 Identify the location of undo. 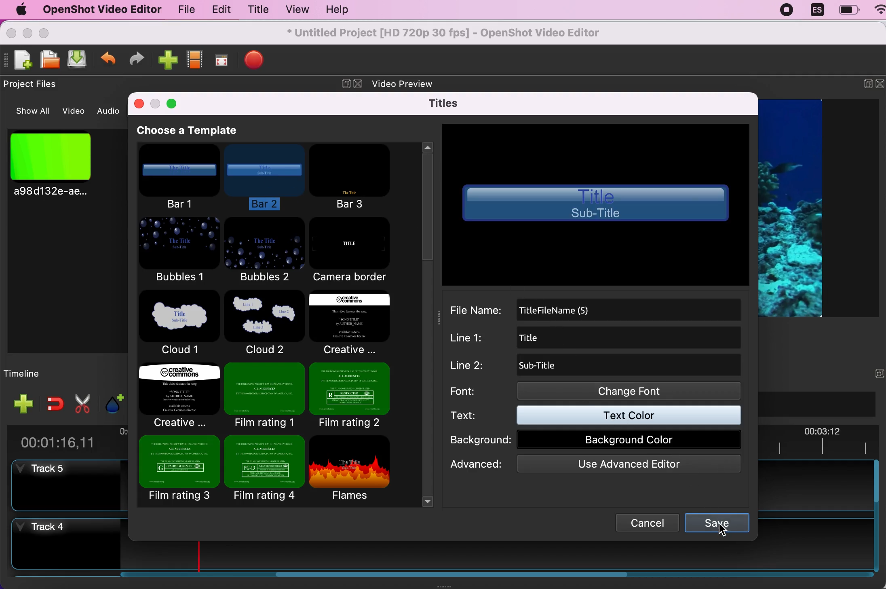
(109, 58).